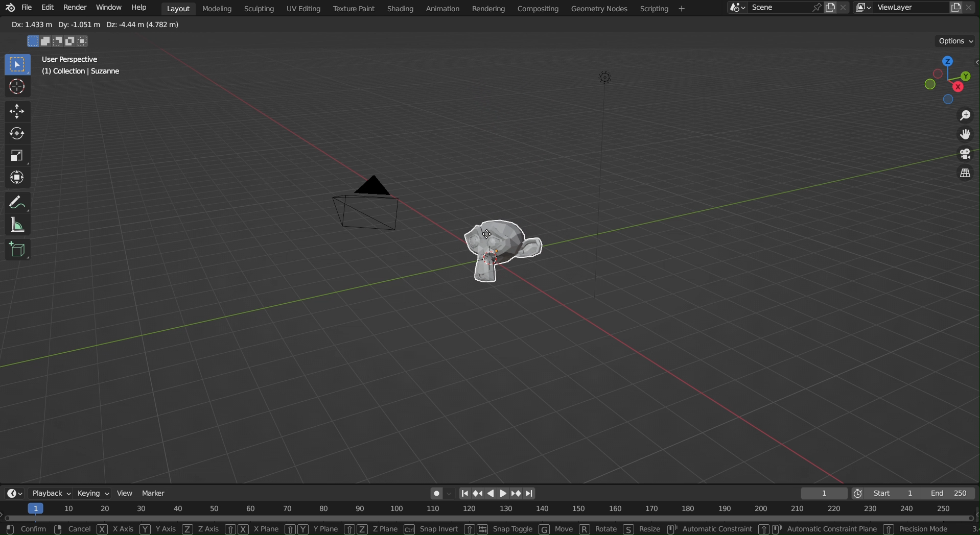 The height and width of the screenshot is (535, 980). I want to click on Scene drop down, so click(736, 8).